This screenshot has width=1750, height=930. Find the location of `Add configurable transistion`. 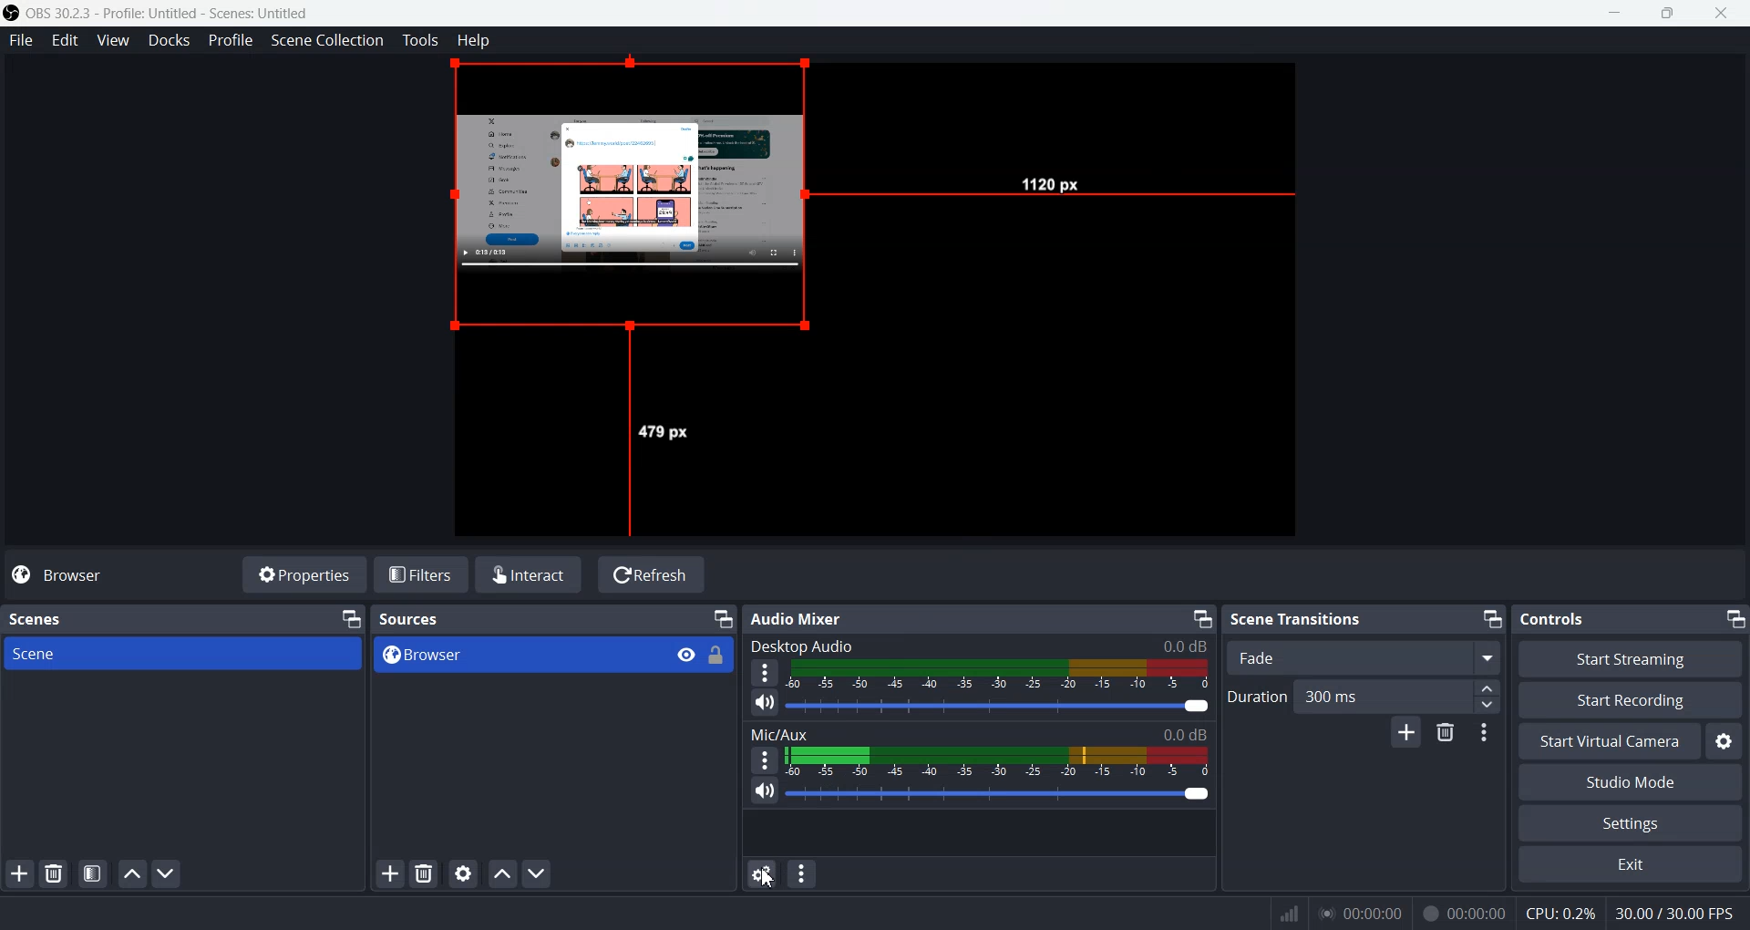

Add configurable transistion is located at coordinates (1405, 735).